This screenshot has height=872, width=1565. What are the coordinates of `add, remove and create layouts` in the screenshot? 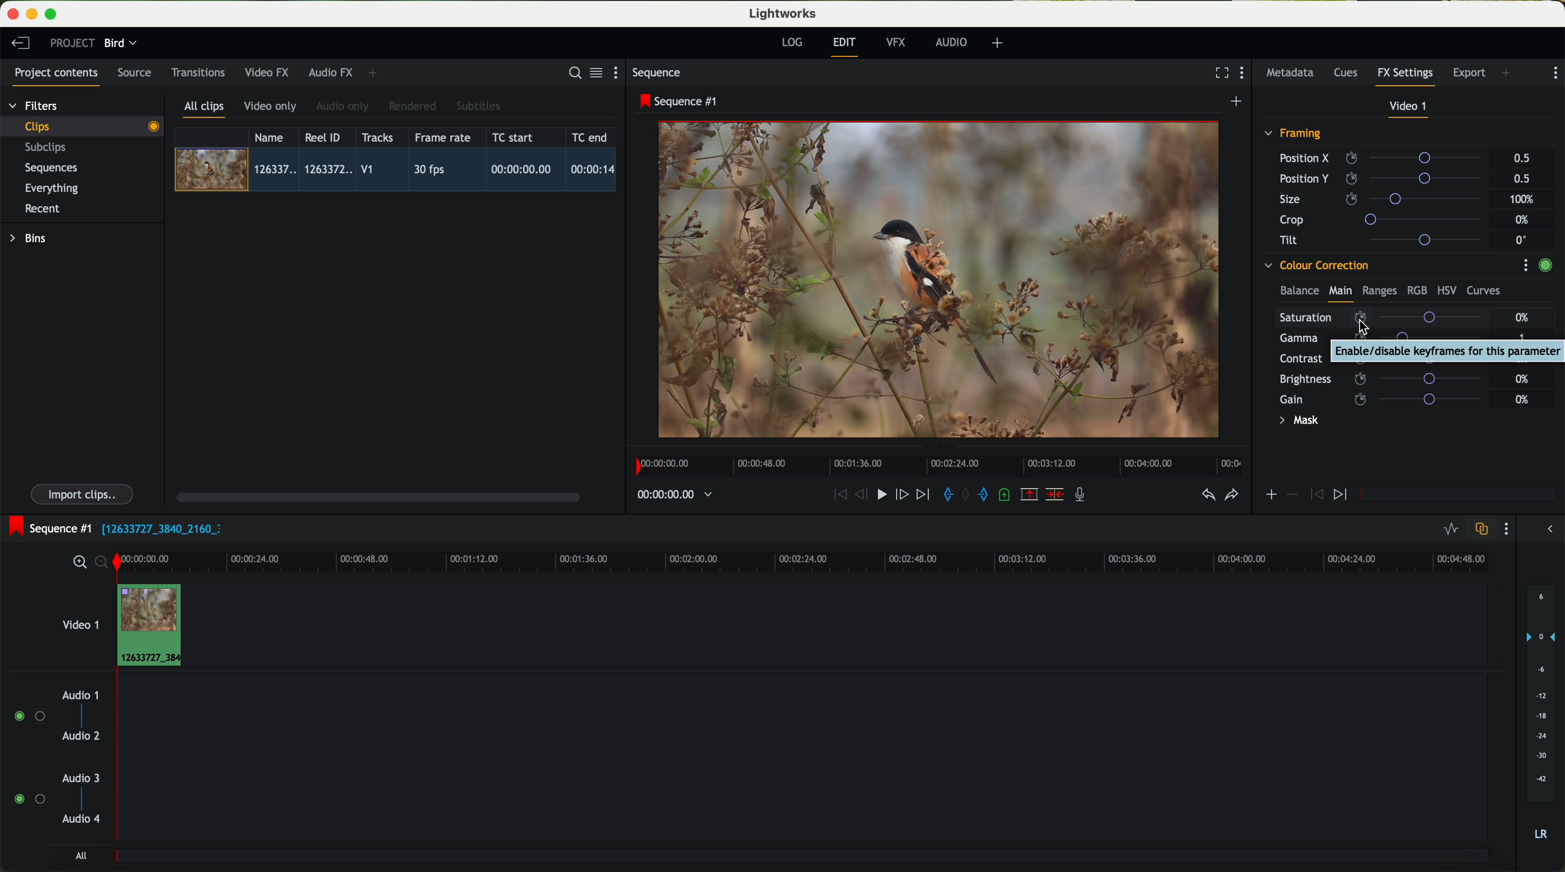 It's located at (999, 43).